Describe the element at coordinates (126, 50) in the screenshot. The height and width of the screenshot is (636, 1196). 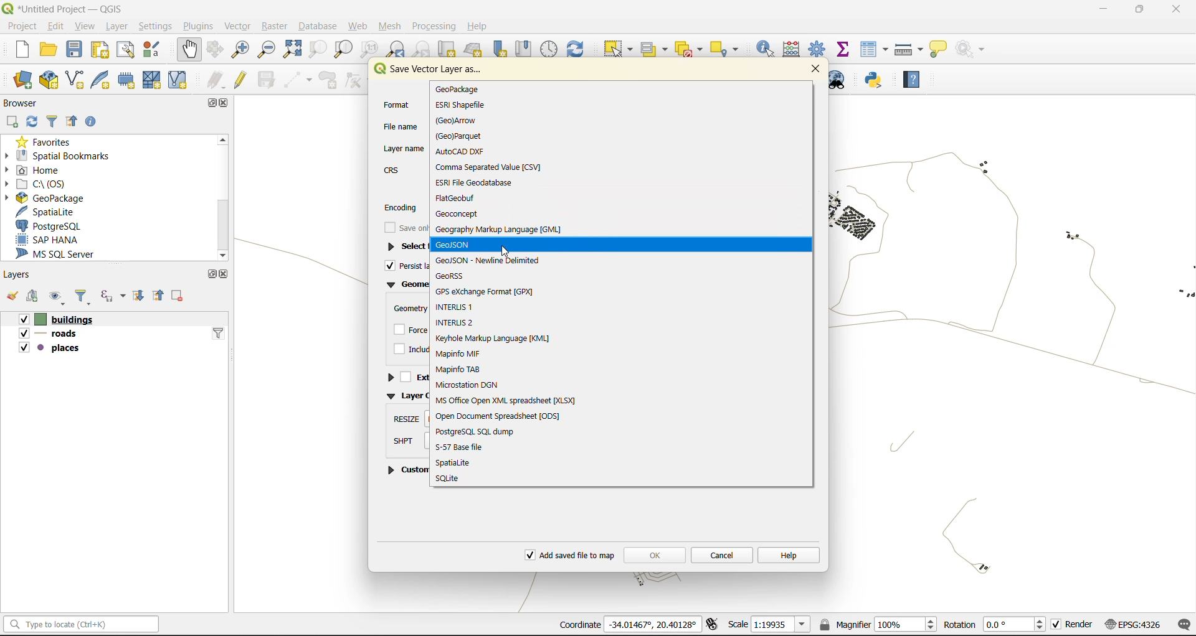
I see `show layout` at that location.